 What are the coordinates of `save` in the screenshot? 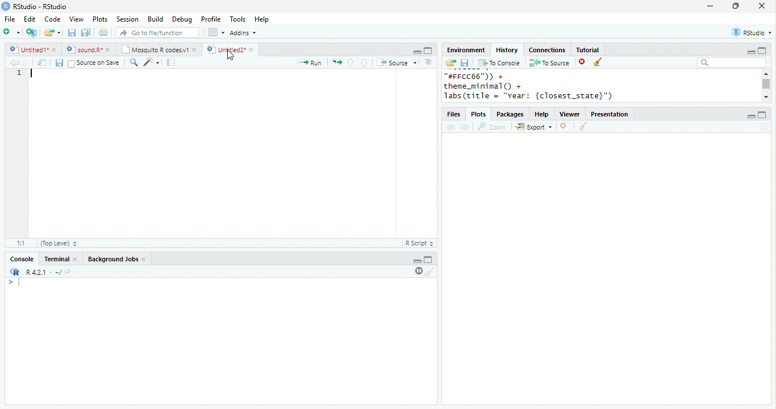 It's located at (72, 32).